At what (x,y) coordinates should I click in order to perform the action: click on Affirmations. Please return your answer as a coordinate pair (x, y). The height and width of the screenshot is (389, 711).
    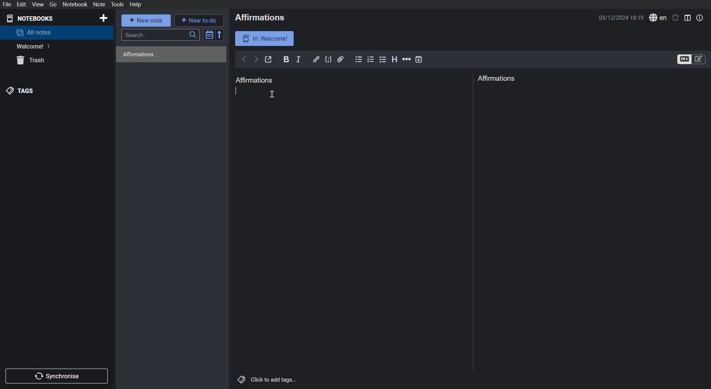
    Looking at the image, I should click on (138, 54).